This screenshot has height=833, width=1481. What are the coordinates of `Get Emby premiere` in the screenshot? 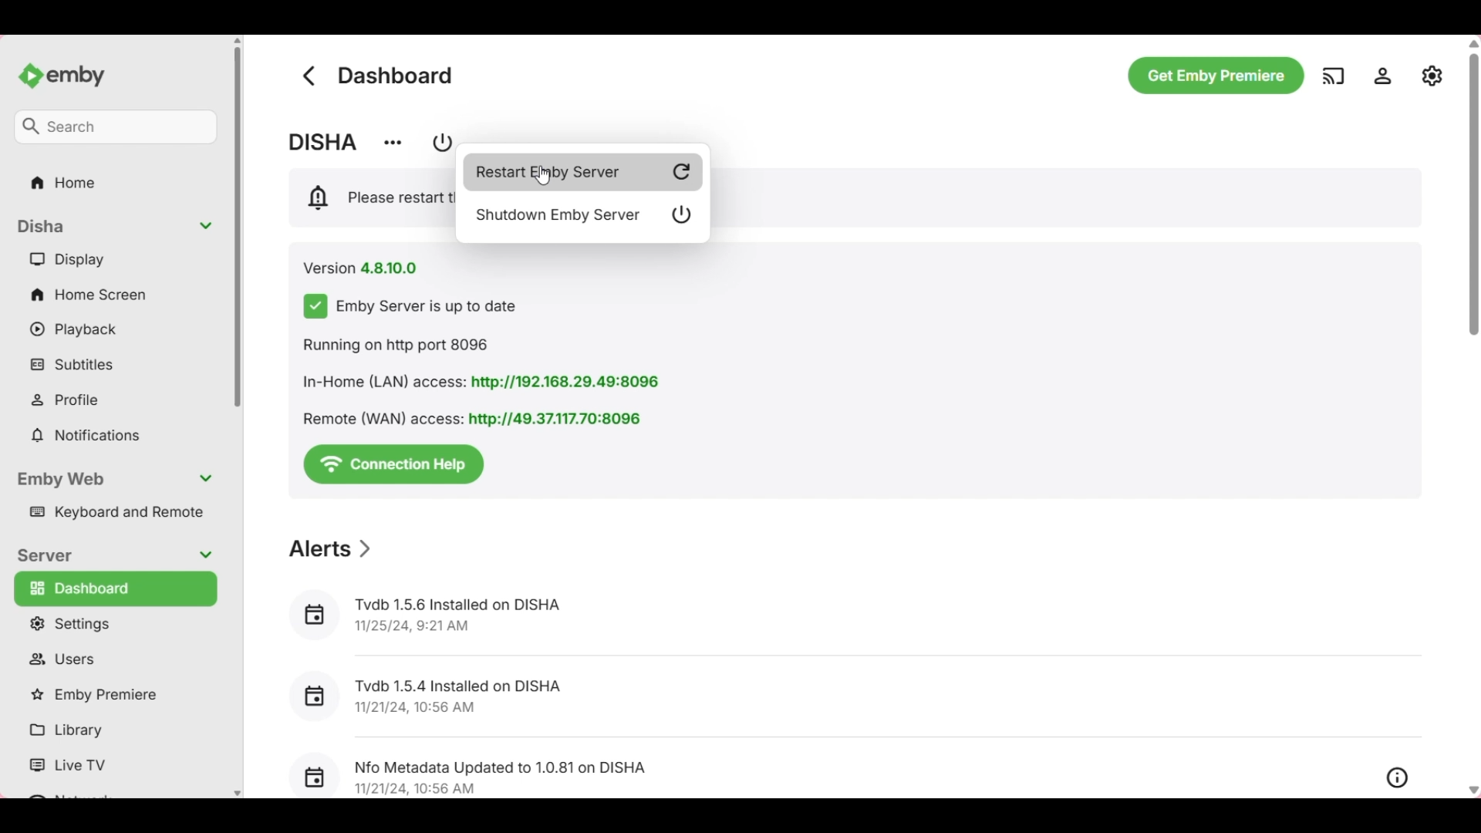 It's located at (1216, 76).